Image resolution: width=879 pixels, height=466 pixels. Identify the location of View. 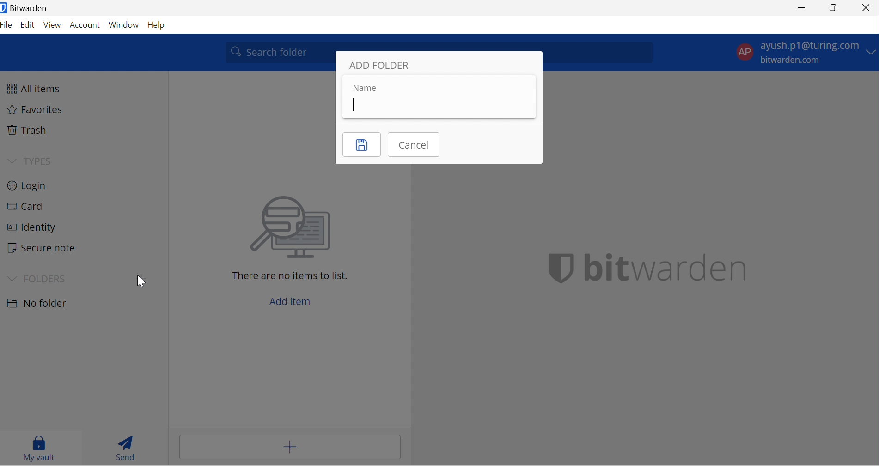
(53, 24).